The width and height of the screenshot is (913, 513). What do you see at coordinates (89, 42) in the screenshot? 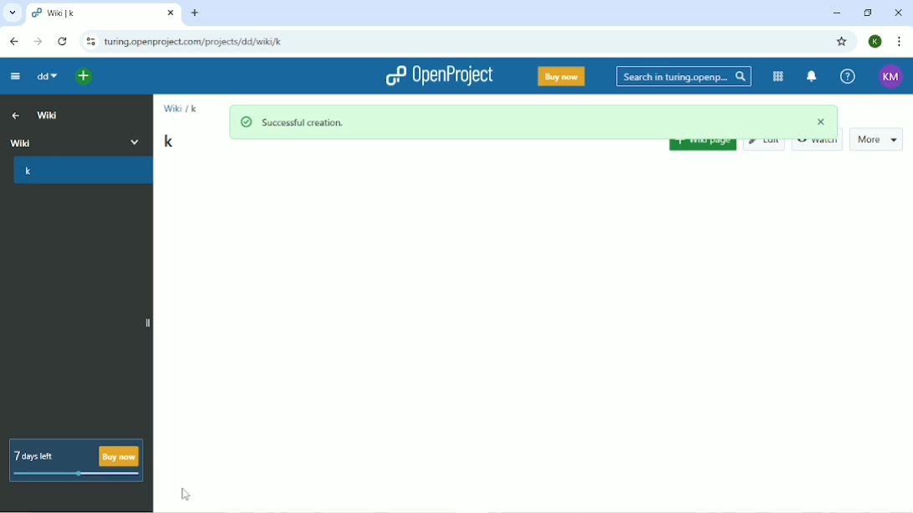
I see `View site information` at bounding box center [89, 42].